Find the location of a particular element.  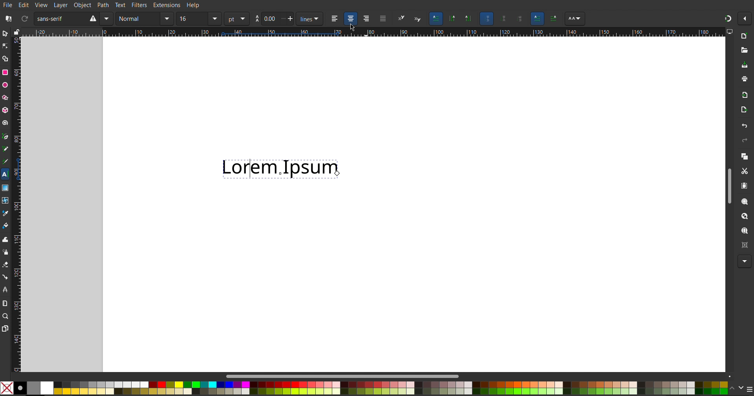

Cut is located at coordinates (745, 171).